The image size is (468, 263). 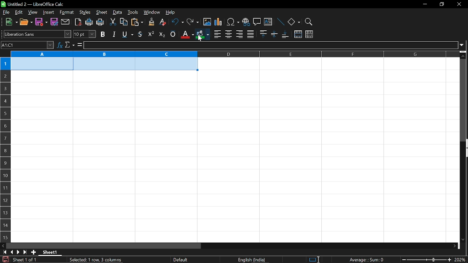 What do you see at coordinates (151, 34) in the screenshot?
I see `supercript` at bounding box center [151, 34].